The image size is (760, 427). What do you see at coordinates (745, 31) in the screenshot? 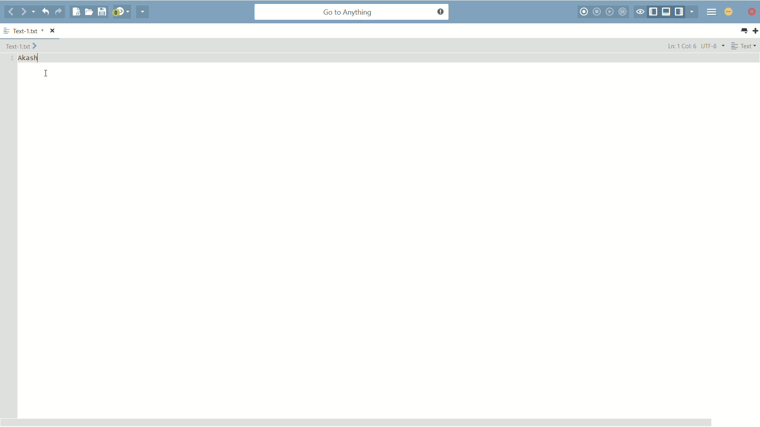
I see `show all tab` at bounding box center [745, 31].